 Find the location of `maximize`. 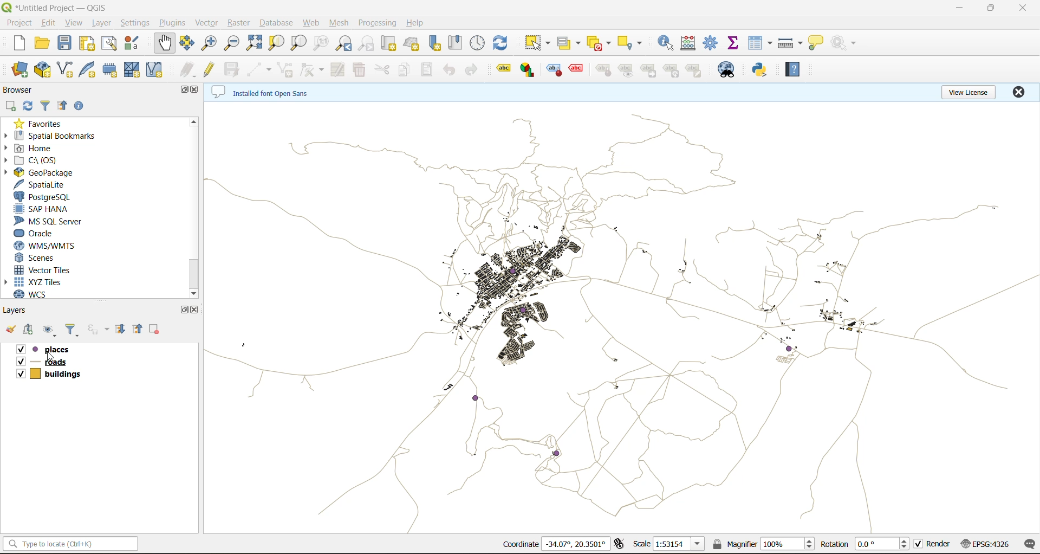

maximize is located at coordinates (992, 9).